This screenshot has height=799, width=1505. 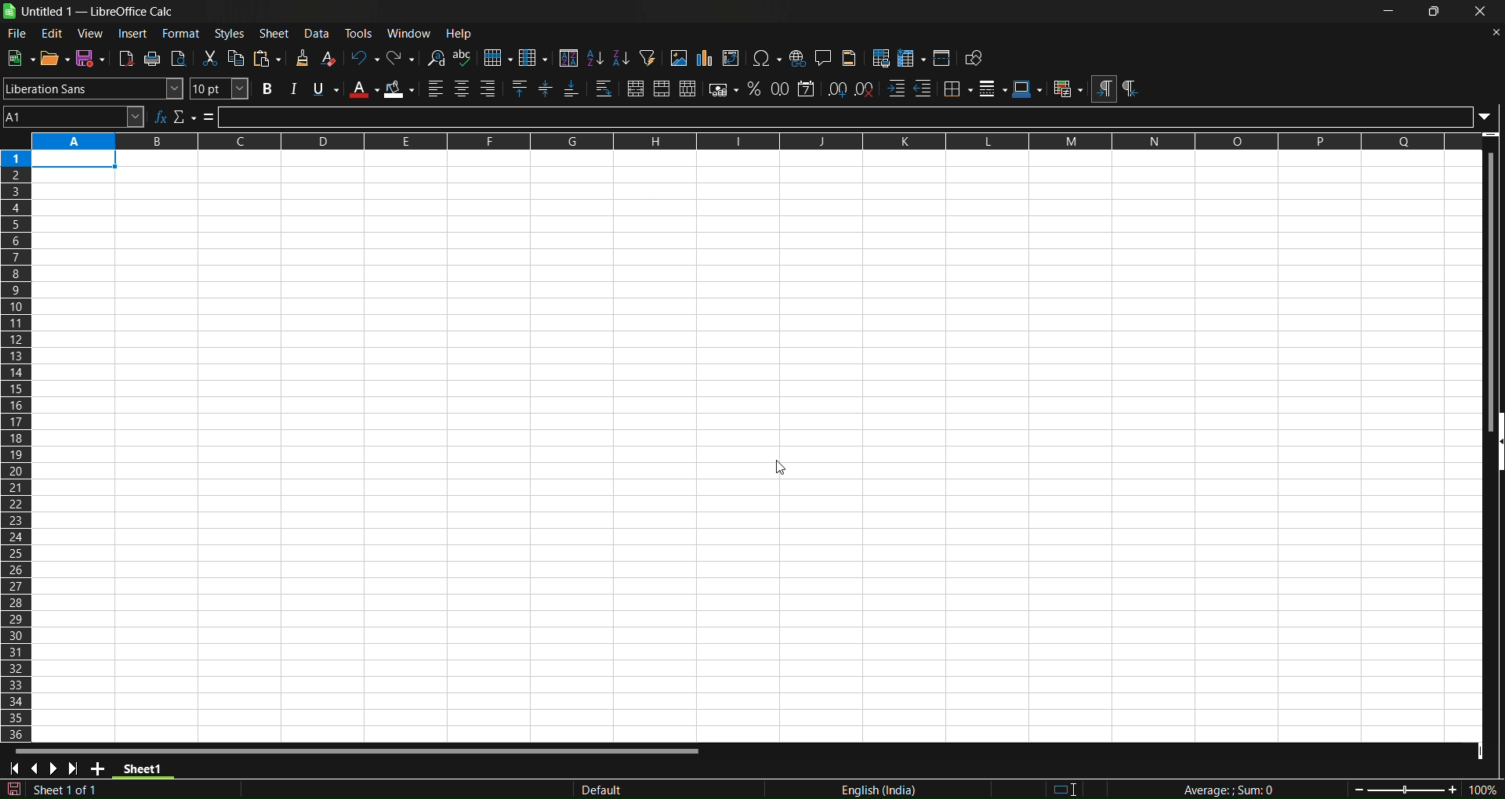 I want to click on sort descending, so click(x=621, y=60).